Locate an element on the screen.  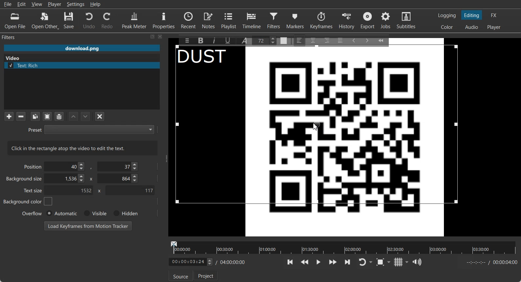
Show the volume control is located at coordinates (417, 262).